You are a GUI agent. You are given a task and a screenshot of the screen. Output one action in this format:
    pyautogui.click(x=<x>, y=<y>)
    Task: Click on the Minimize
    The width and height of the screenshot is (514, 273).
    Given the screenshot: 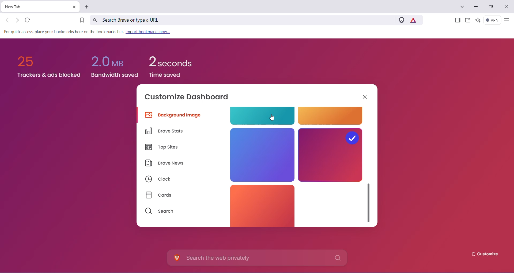 What is the action you would take?
    pyautogui.click(x=475, y=7)
    